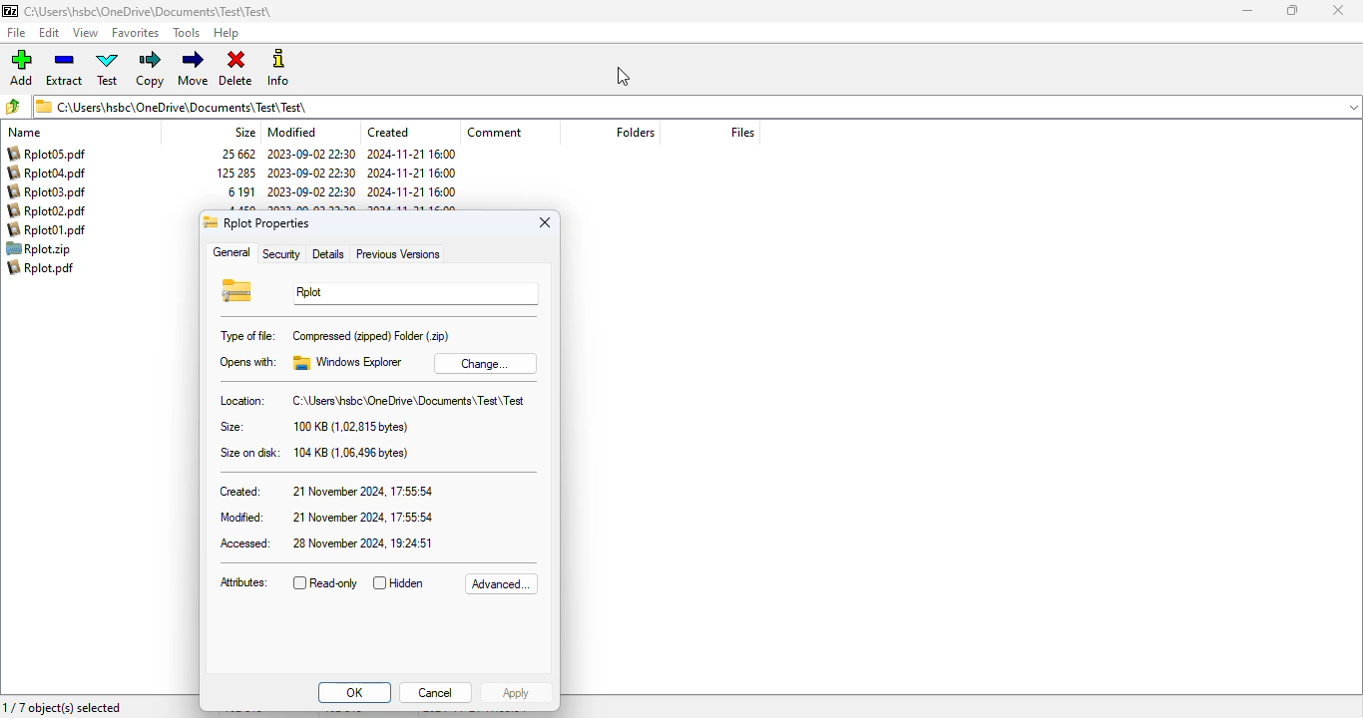 This screenshot has height=718, width=1363. Describe the element at coordinates (13, 106) in the screenshot. I see `browse folders` at that location.